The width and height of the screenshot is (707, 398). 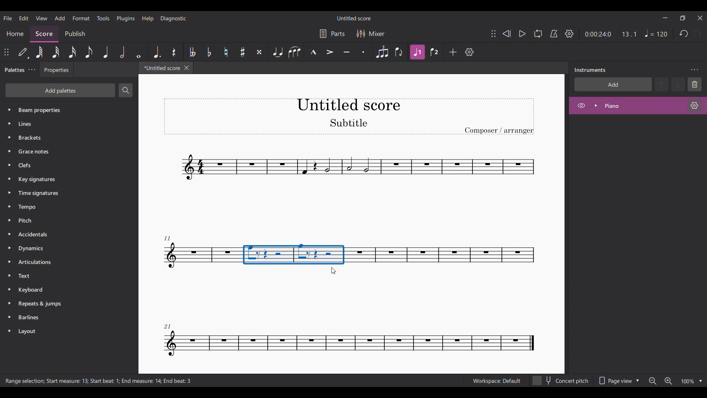 I want to click on Staccato, so click(x=363, y=52).